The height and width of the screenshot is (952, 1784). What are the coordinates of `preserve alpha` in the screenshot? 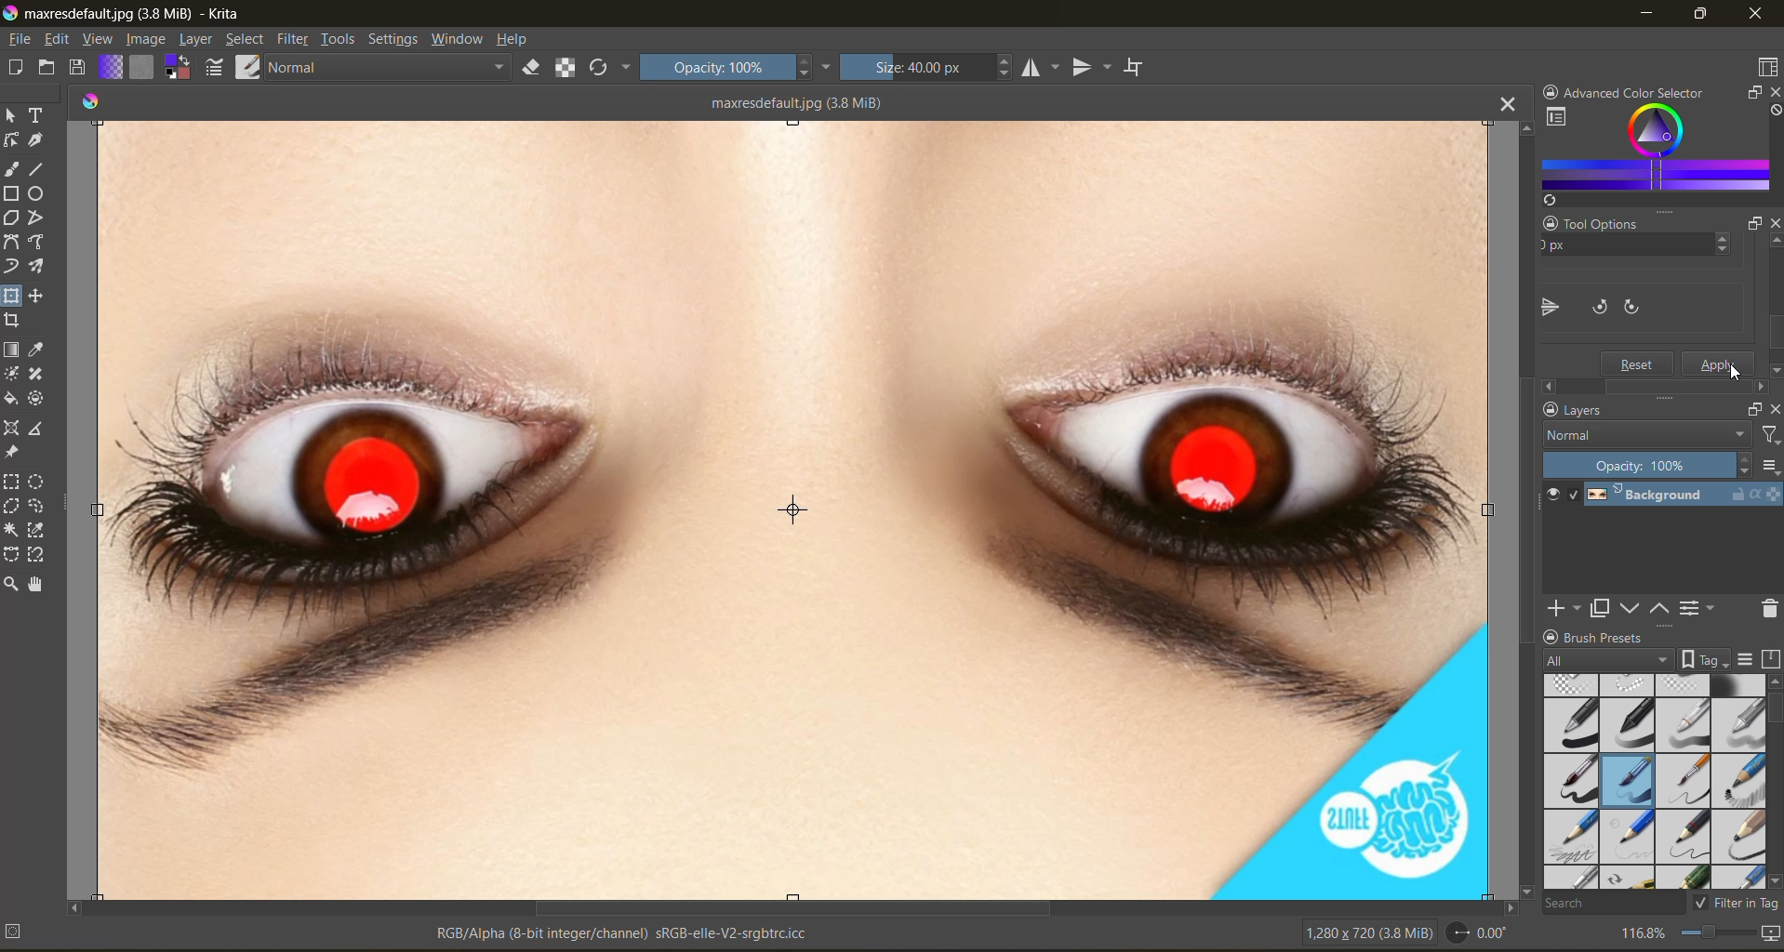 It's located at (566, 68).